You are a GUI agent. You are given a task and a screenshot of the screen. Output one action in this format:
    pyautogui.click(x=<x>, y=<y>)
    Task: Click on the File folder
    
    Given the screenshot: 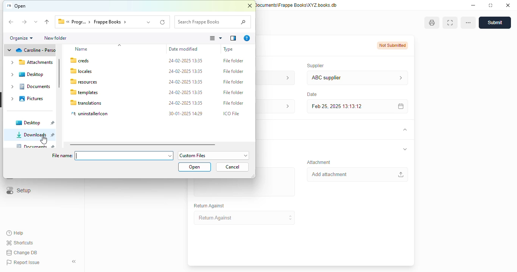 What is the action you would take?
    pyautogui.click(x=234, y=71)
    